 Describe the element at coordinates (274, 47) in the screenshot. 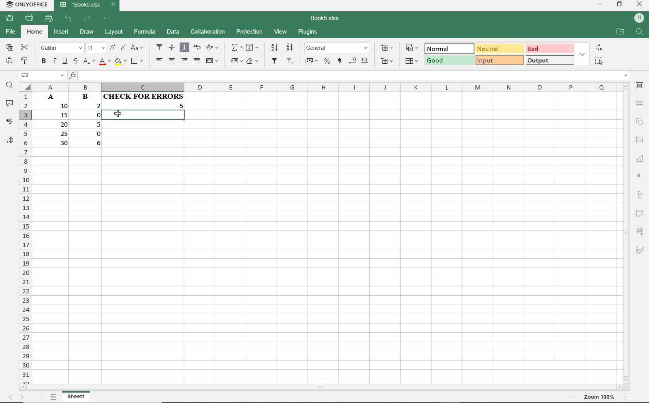

I see `SORT DESCENDING` at that location.